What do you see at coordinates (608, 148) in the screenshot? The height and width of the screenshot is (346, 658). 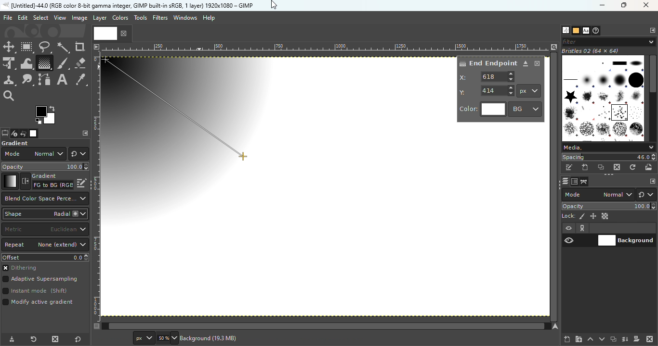 I see `Media` at bounding box center [608, 148].